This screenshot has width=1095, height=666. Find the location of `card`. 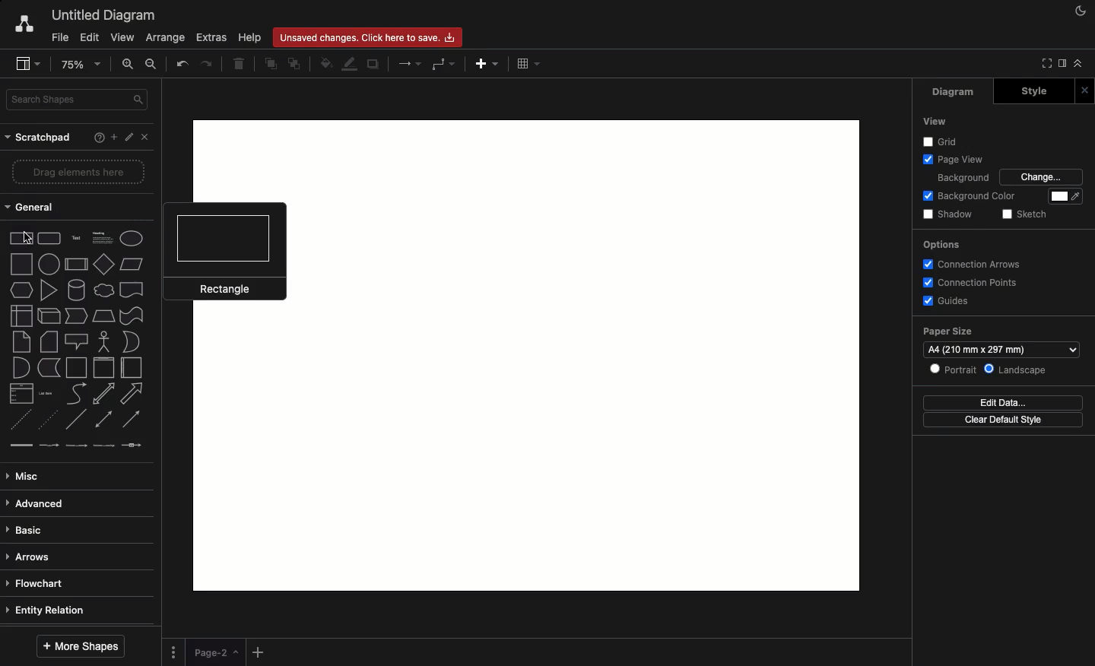

card is located at coordinates (47, 341).